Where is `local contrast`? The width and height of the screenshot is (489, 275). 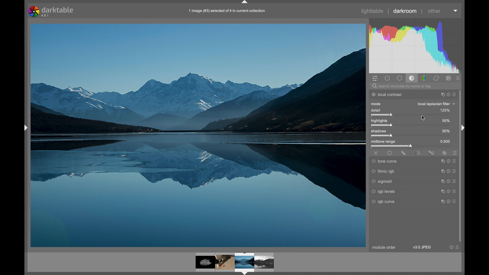 local contrast is located at coordinates (387, 94).